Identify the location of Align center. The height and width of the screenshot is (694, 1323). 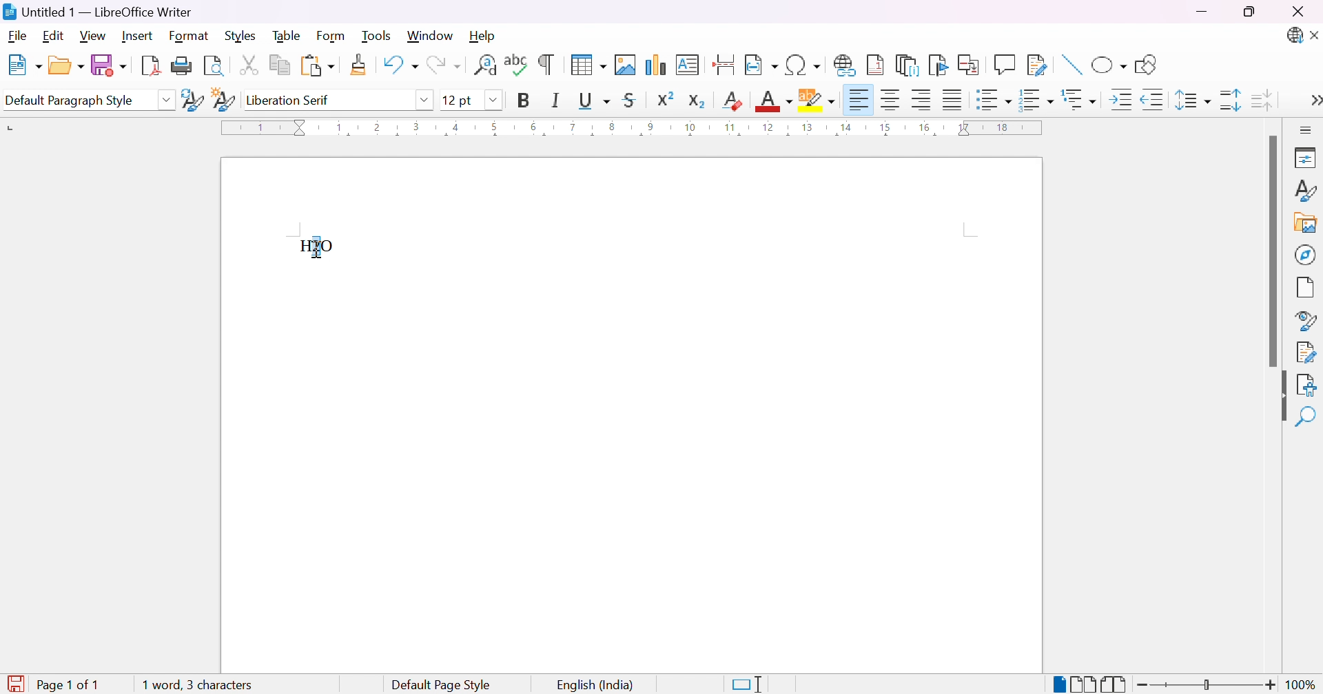
(892, 100).